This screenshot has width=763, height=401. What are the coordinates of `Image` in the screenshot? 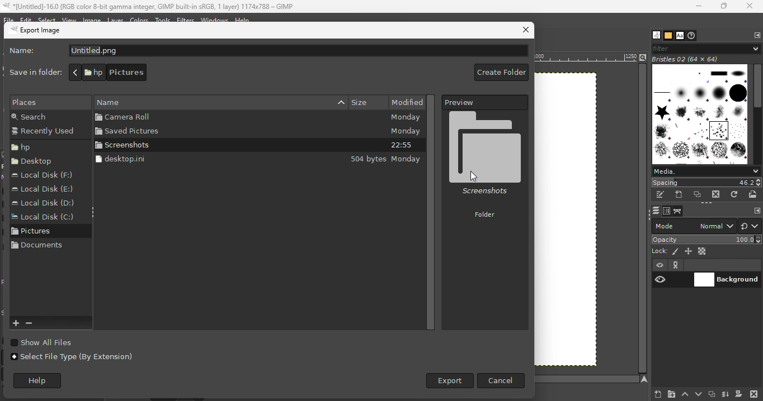 It's located at (95, 18).